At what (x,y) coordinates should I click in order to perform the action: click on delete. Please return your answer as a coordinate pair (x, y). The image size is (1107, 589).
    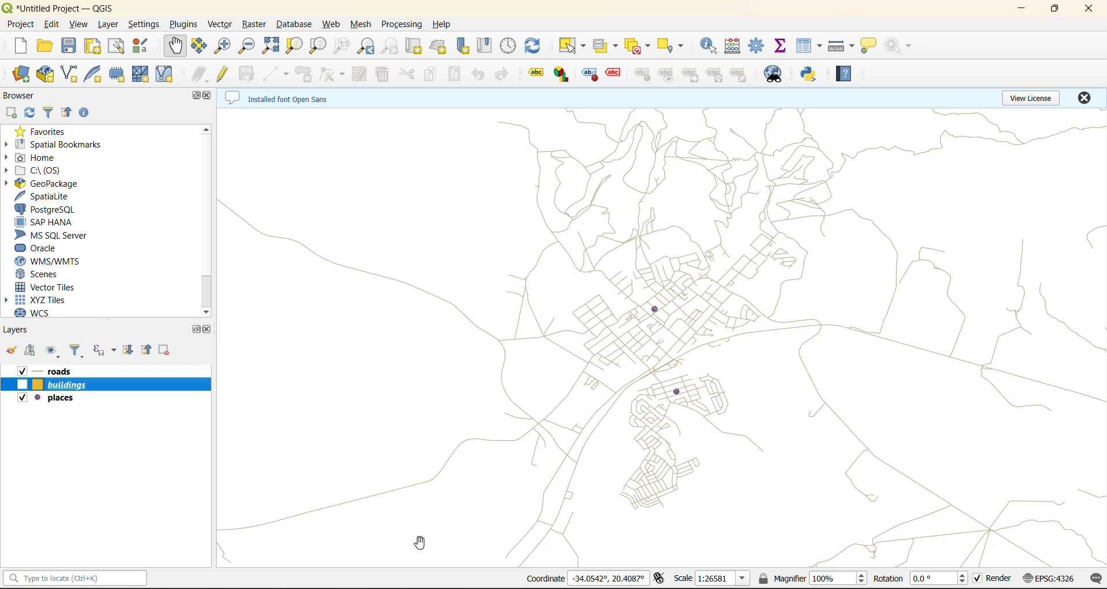
    Looking at the image, I should click on (382, 71).